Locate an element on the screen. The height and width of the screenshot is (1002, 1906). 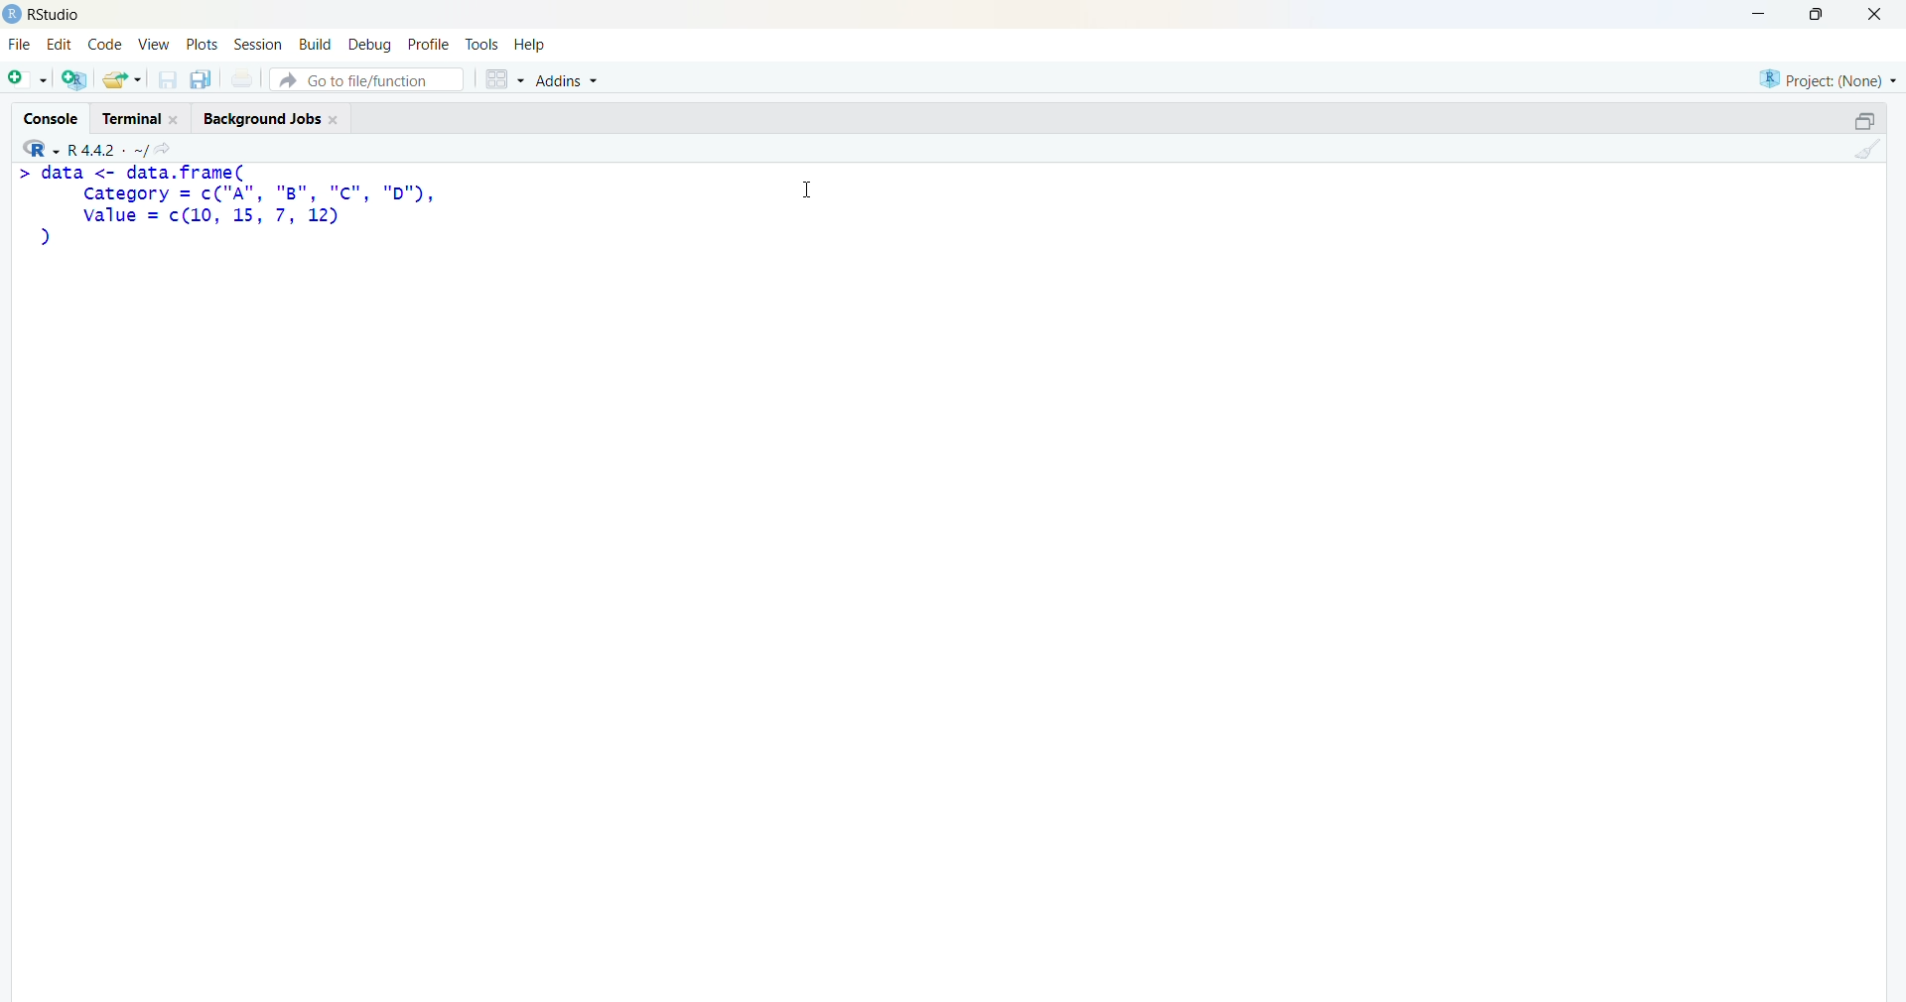
Rstudio is located at coordinates (61, 15).